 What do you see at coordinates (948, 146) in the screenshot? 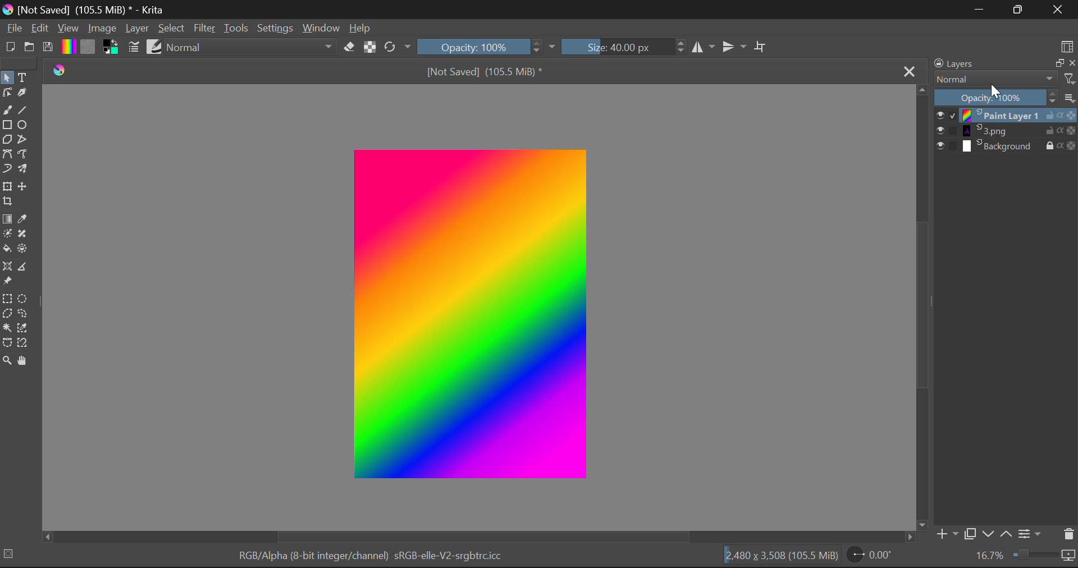
I see `show or hide layer` at bounding box center [948, 146].